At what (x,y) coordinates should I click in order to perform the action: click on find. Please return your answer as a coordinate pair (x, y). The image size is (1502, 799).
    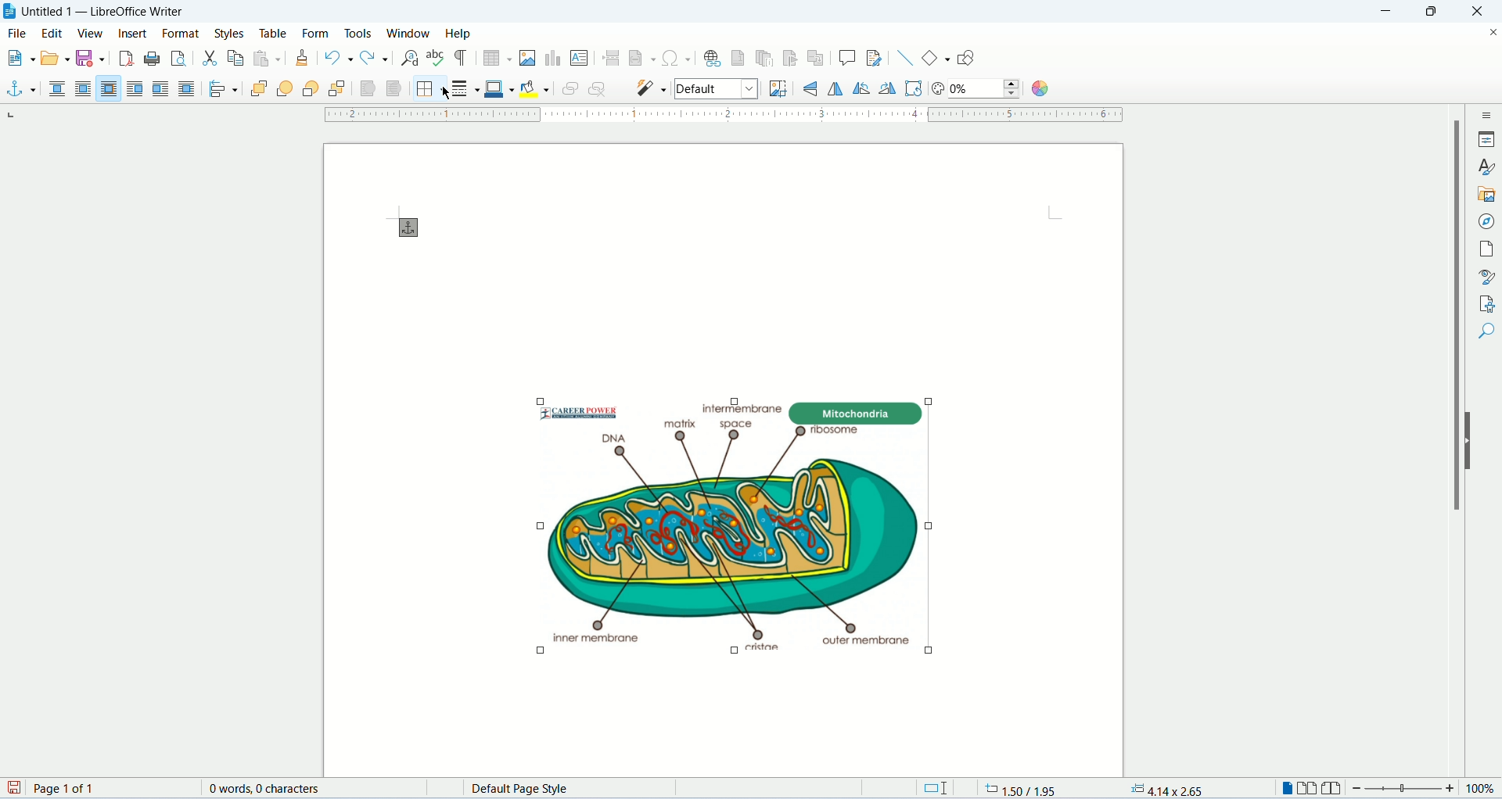
    Looking at the image, I should click on (1486, 360).